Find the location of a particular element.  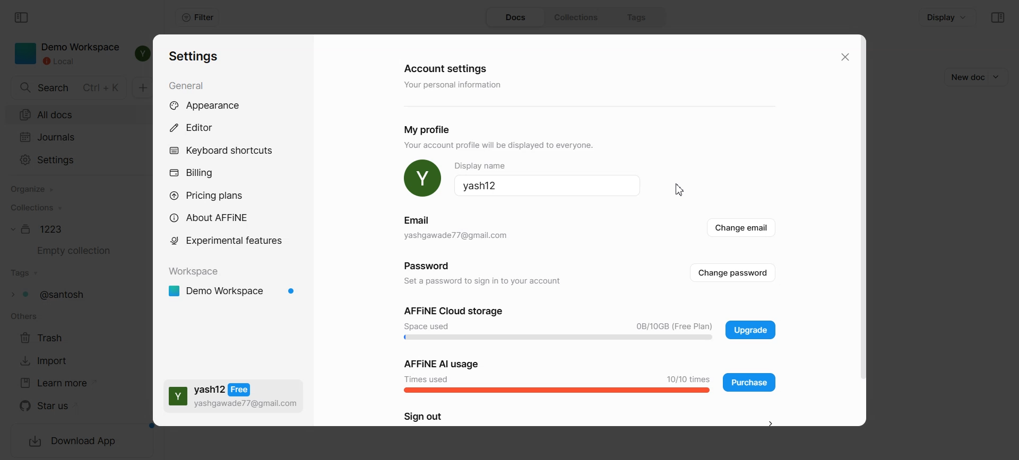

Trash is located at coordinates (48, 337).